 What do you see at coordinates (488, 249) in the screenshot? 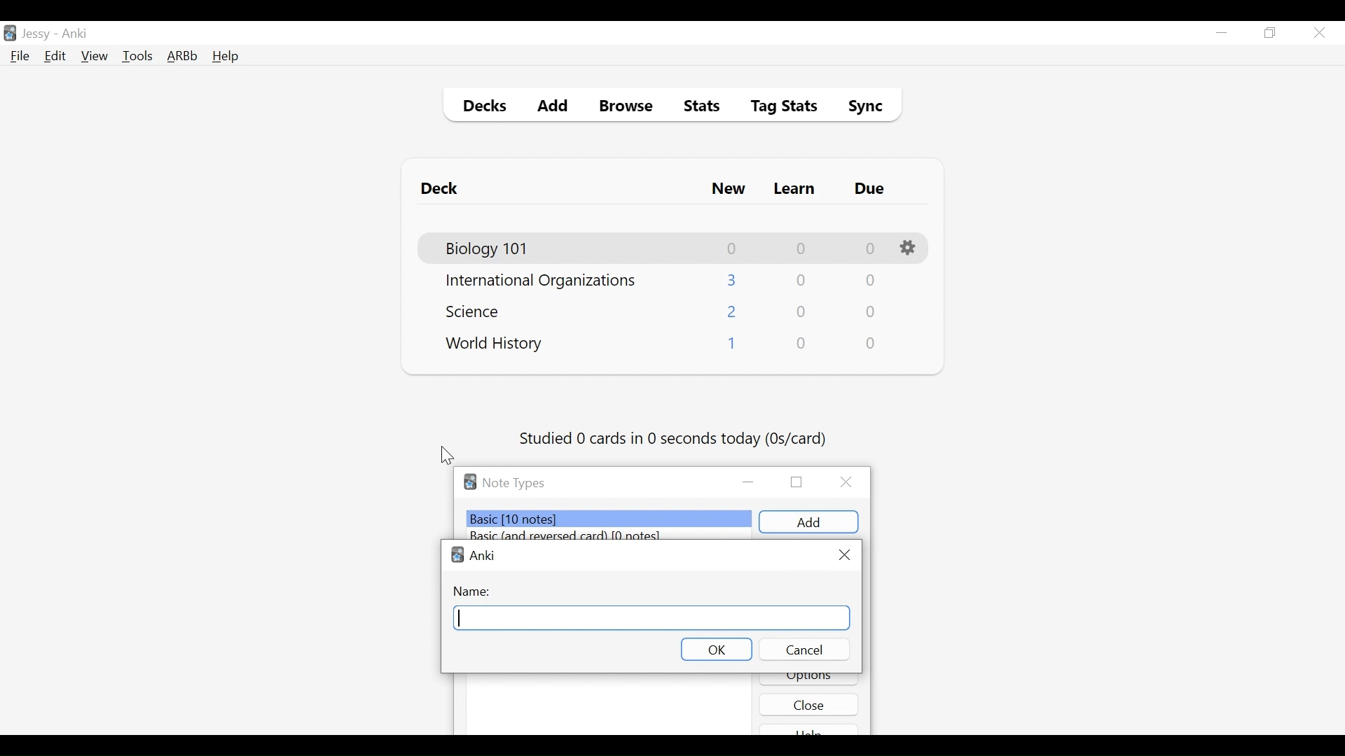
I see `Deck Name` at bounding box center [488, 249].